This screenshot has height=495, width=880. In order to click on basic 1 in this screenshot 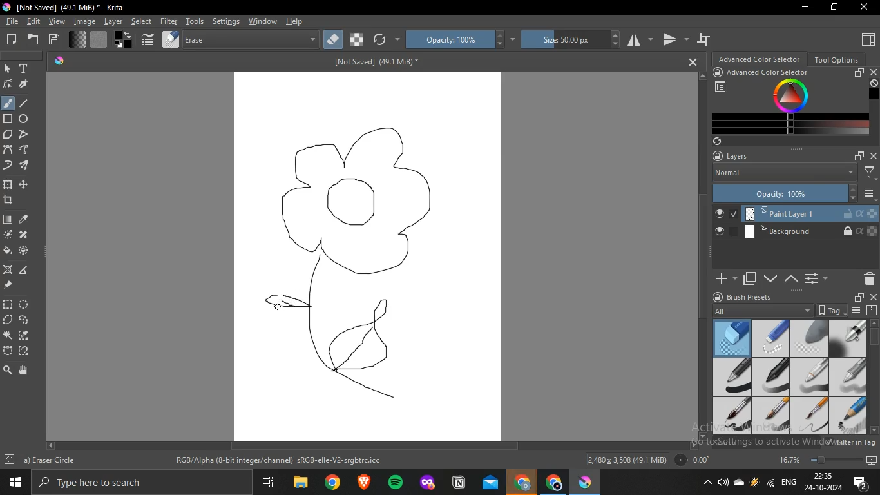, I will do `click(732, 377)`.